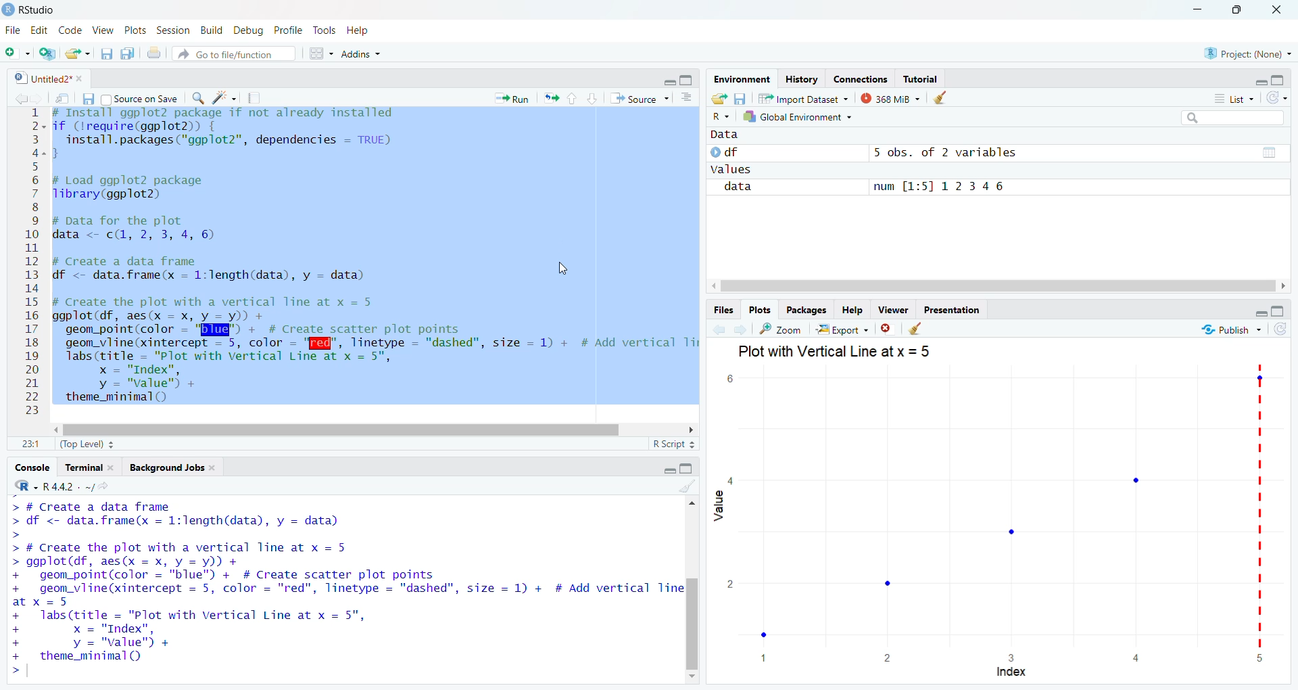 This screenshot has height=690, width=1298. I want to click on close, so click(887, 331).